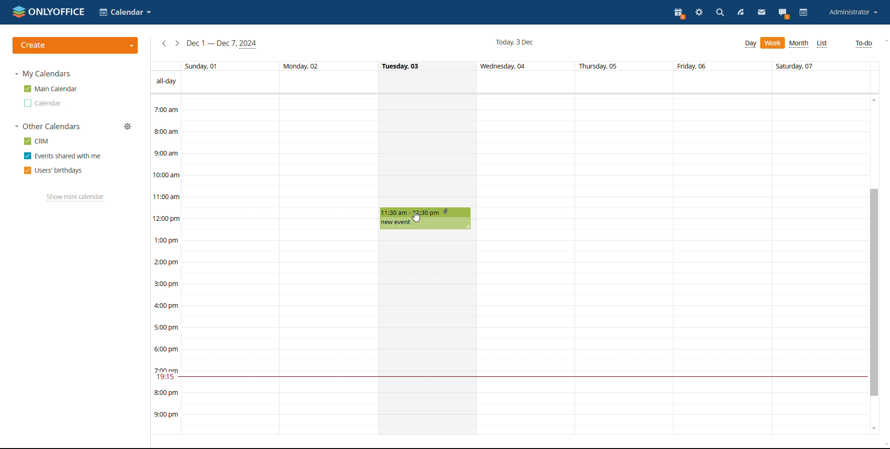  Describe the element at coordinates (36, 141) in the screenshot. I see `CRM` at that location.